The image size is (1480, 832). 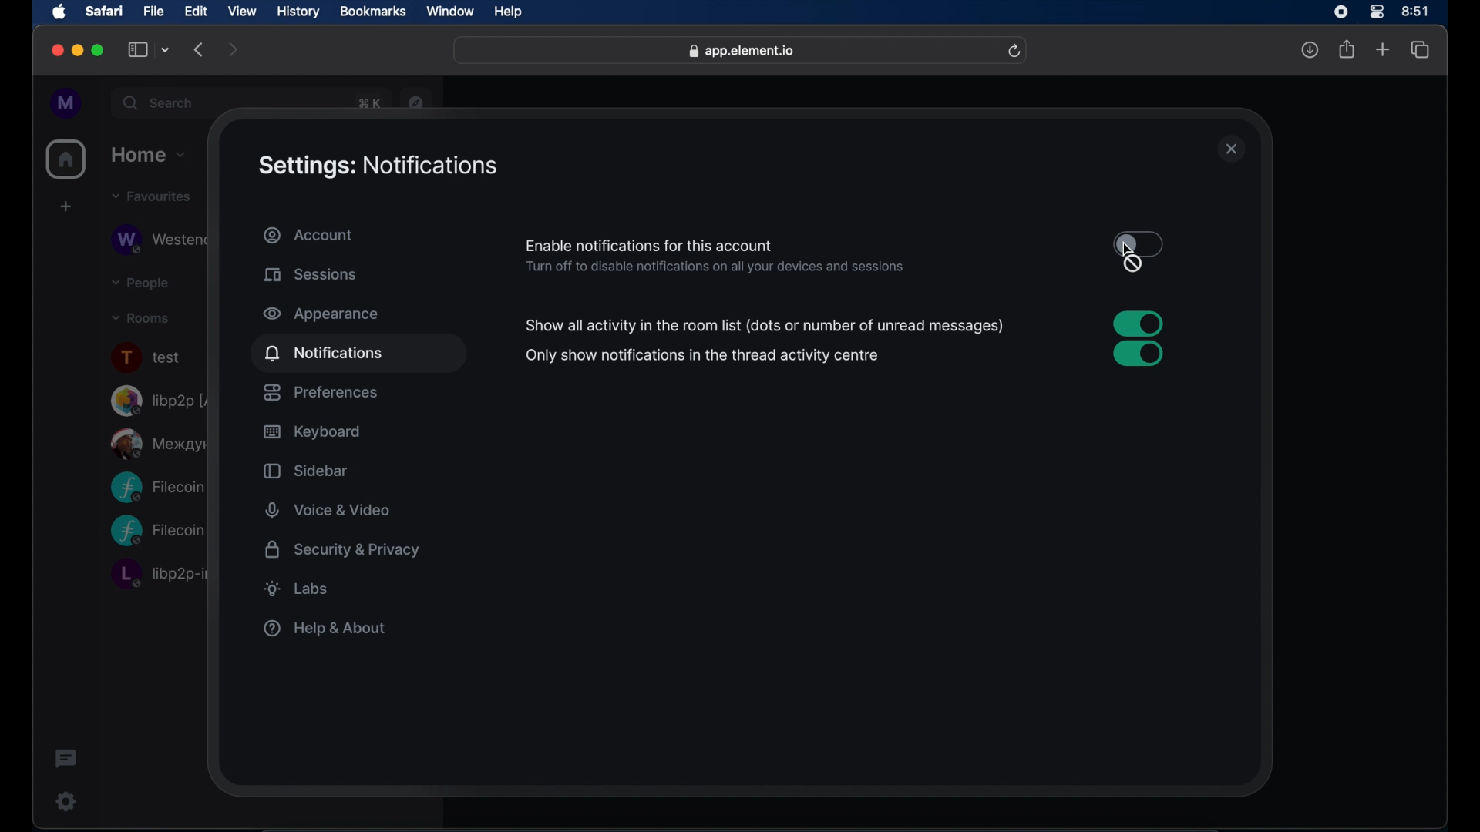 What do you see at coordinates (509, 13) in the screenshot?
I see `help` at bounding box center [509, 13].